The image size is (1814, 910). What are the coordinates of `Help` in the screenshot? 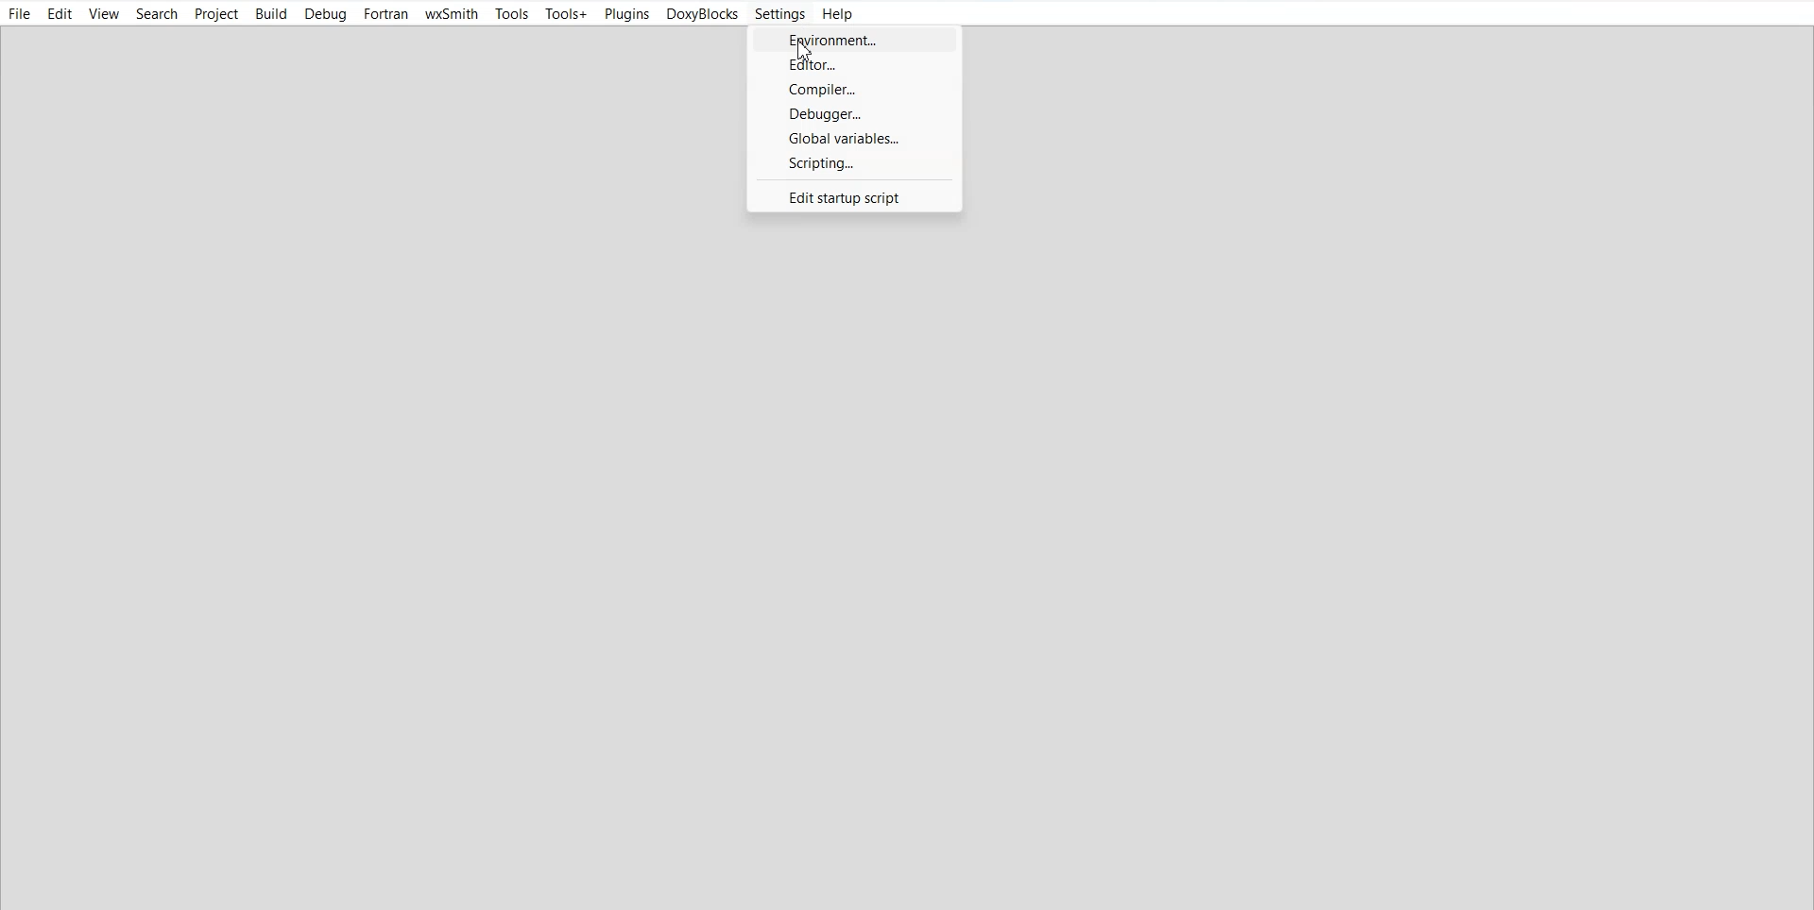 It's located at (838, 14).